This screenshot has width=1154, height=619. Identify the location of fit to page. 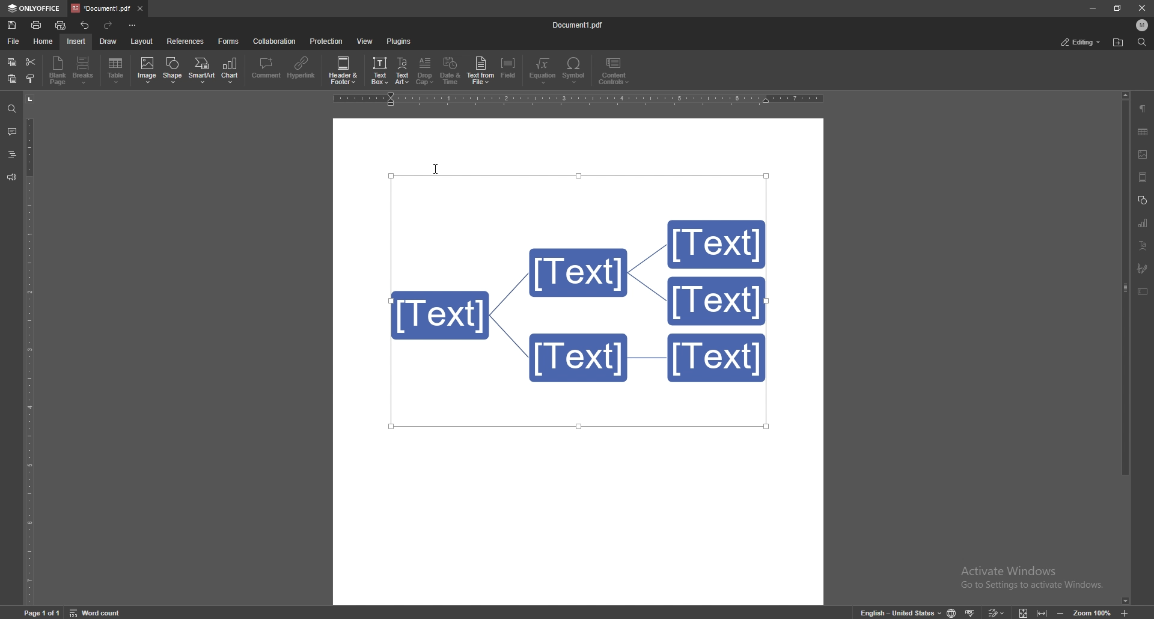
(1024, 611).